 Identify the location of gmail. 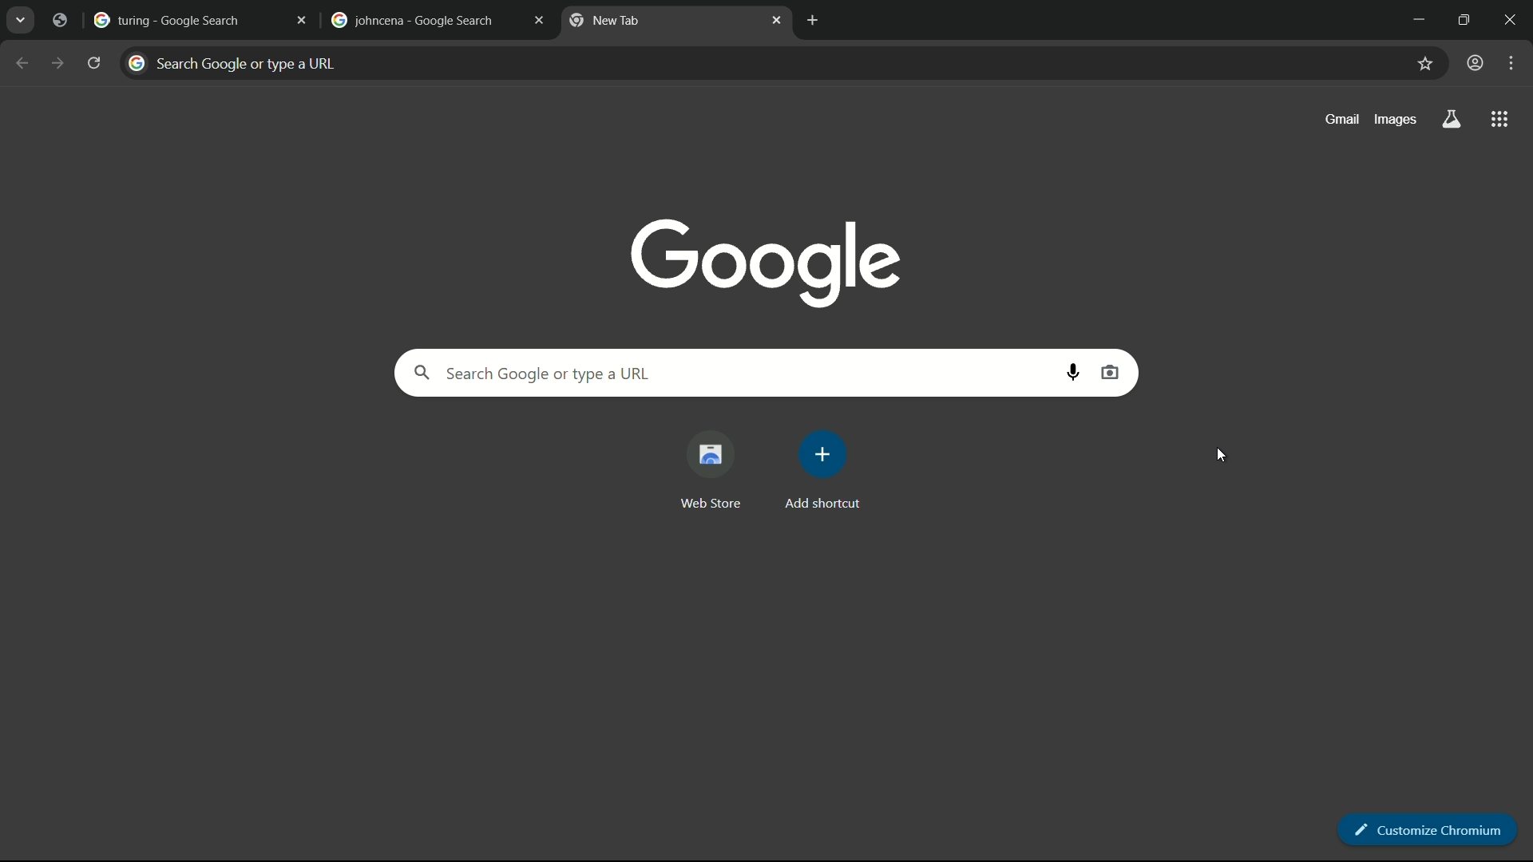
(1340, 121).